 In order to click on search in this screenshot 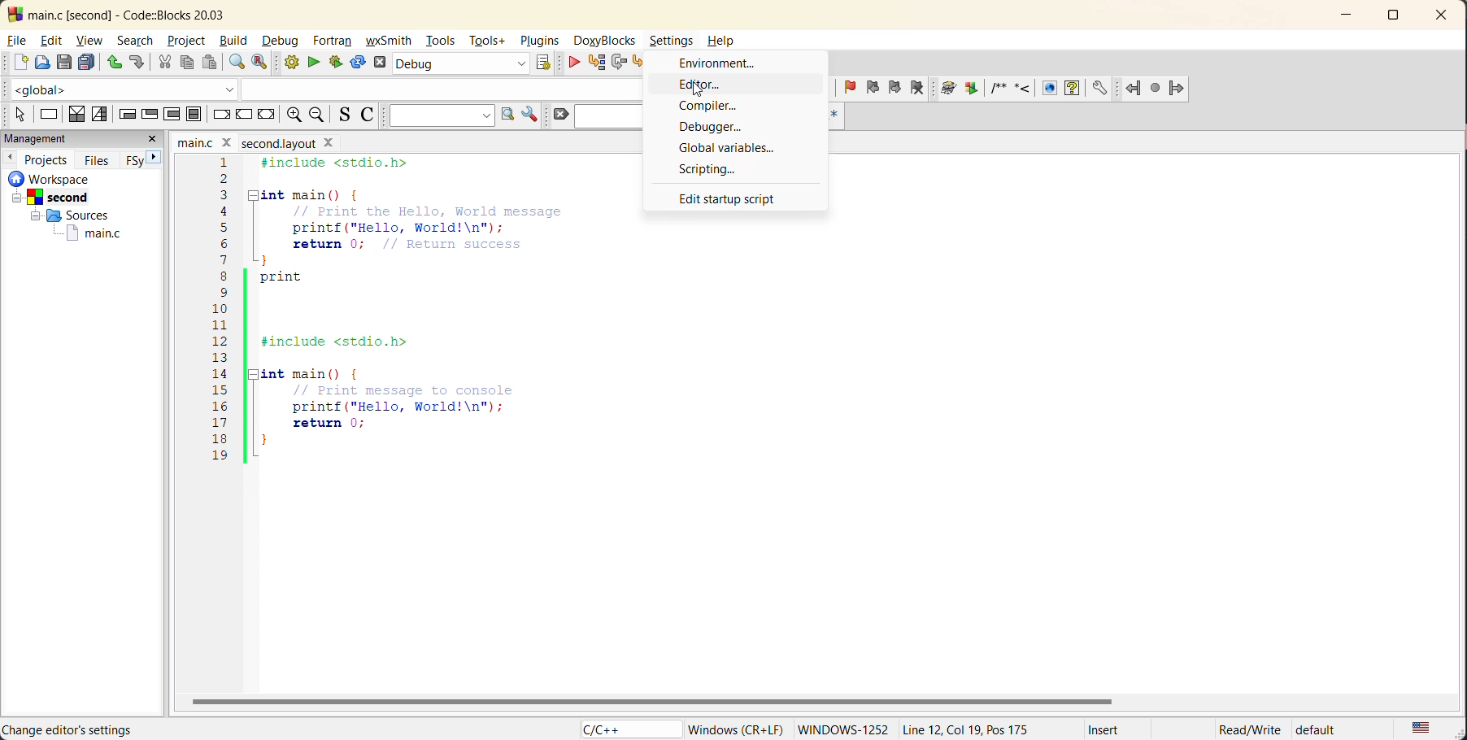, I will do `click(137, 40)`.